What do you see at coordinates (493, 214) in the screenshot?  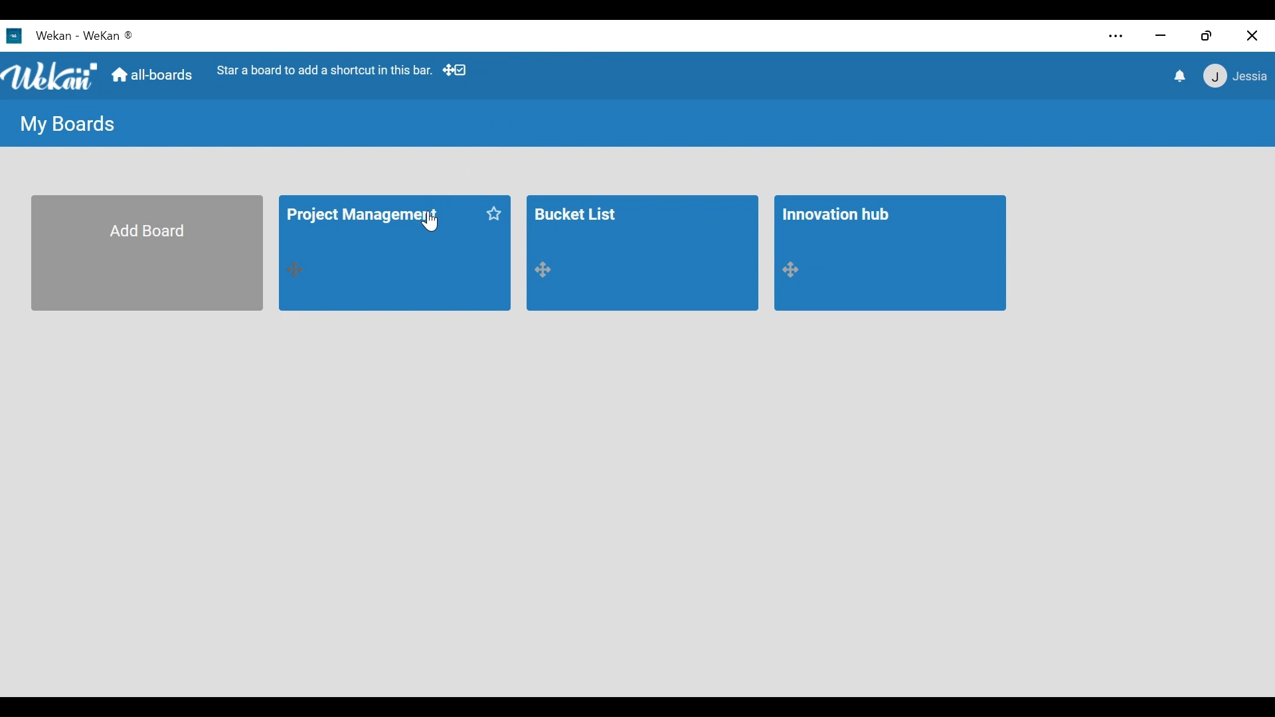 I see `Favorites` at bounding box center [493, 214].